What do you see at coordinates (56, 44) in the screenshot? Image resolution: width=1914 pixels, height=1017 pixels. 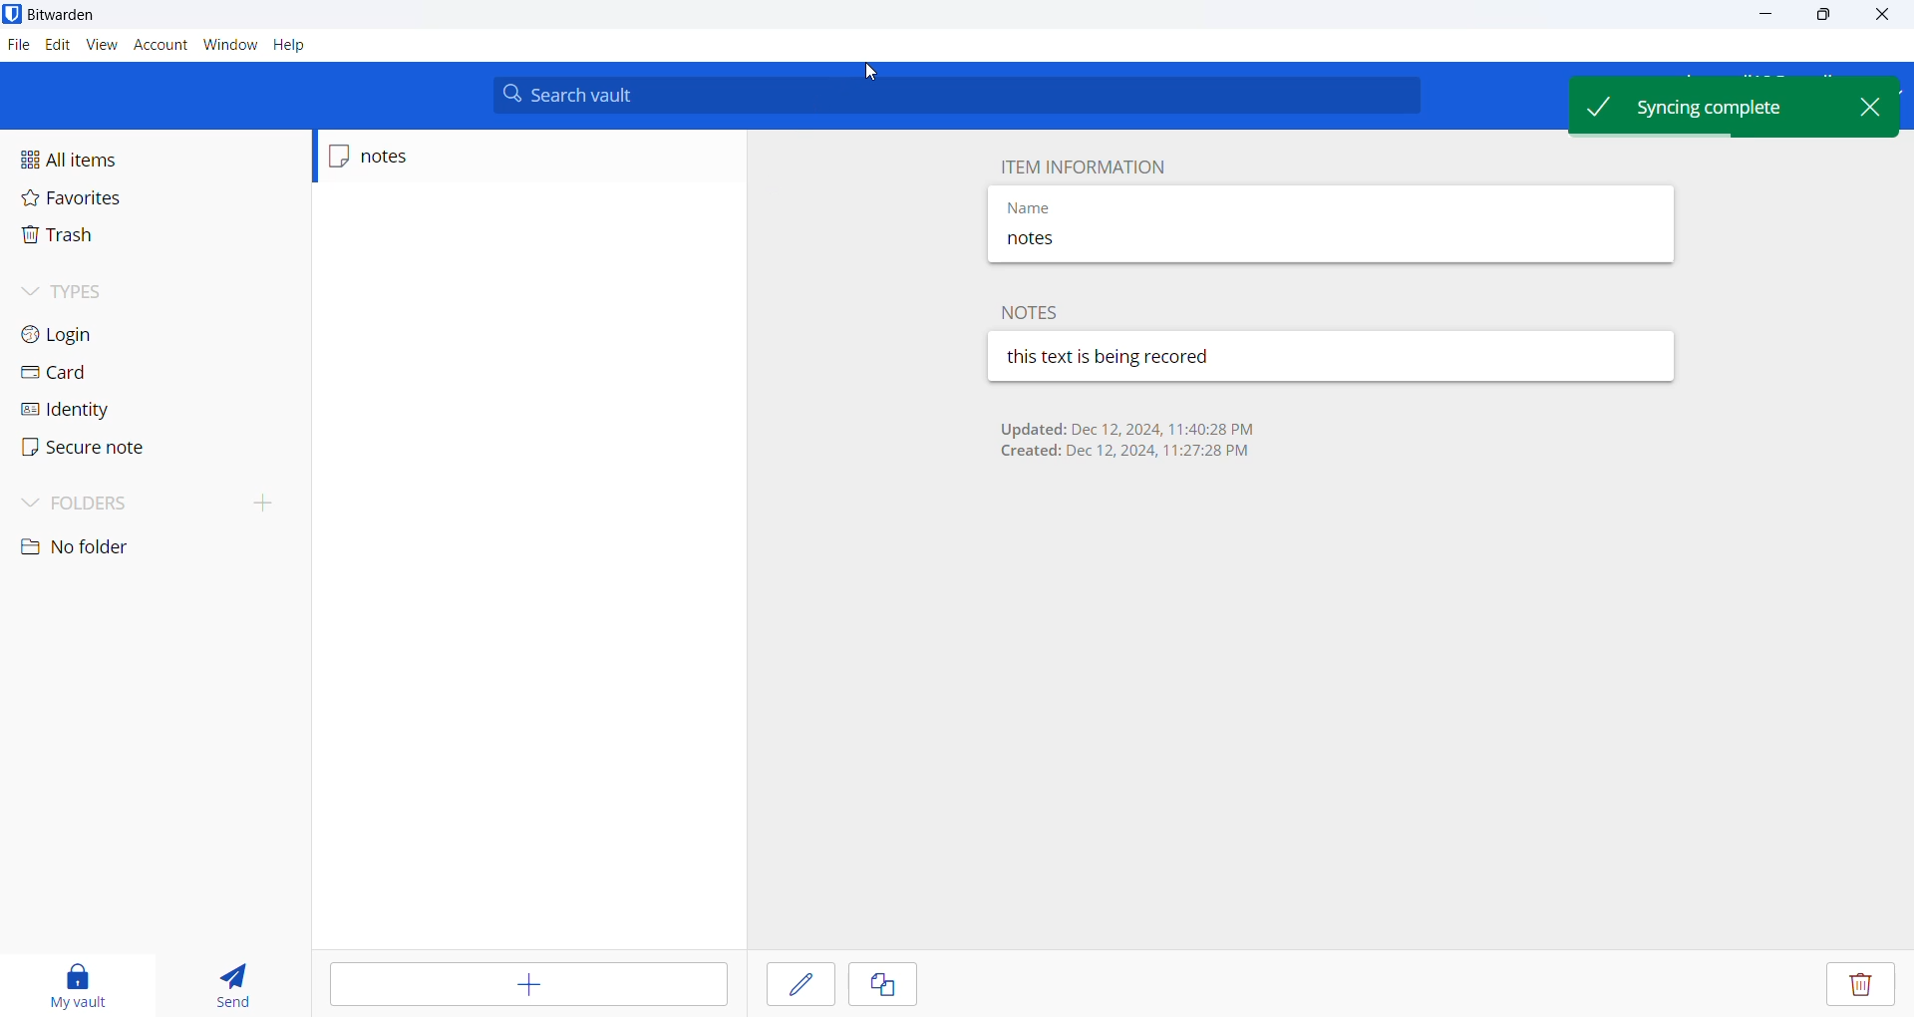 I see `edit` at bounding box center [56, 44].